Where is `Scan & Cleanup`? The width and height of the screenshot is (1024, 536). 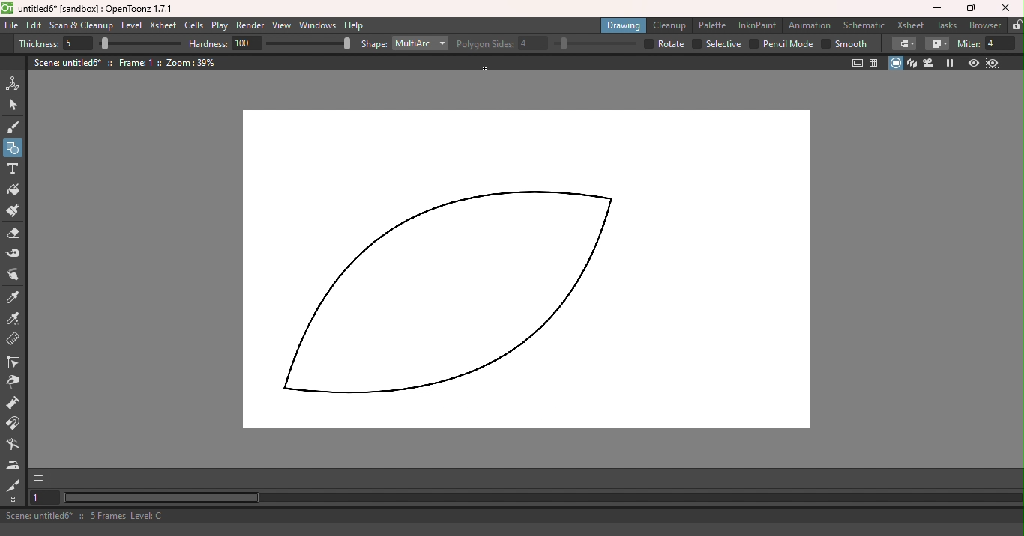 Scan & Cleanup is located at coordinates (81, 25).